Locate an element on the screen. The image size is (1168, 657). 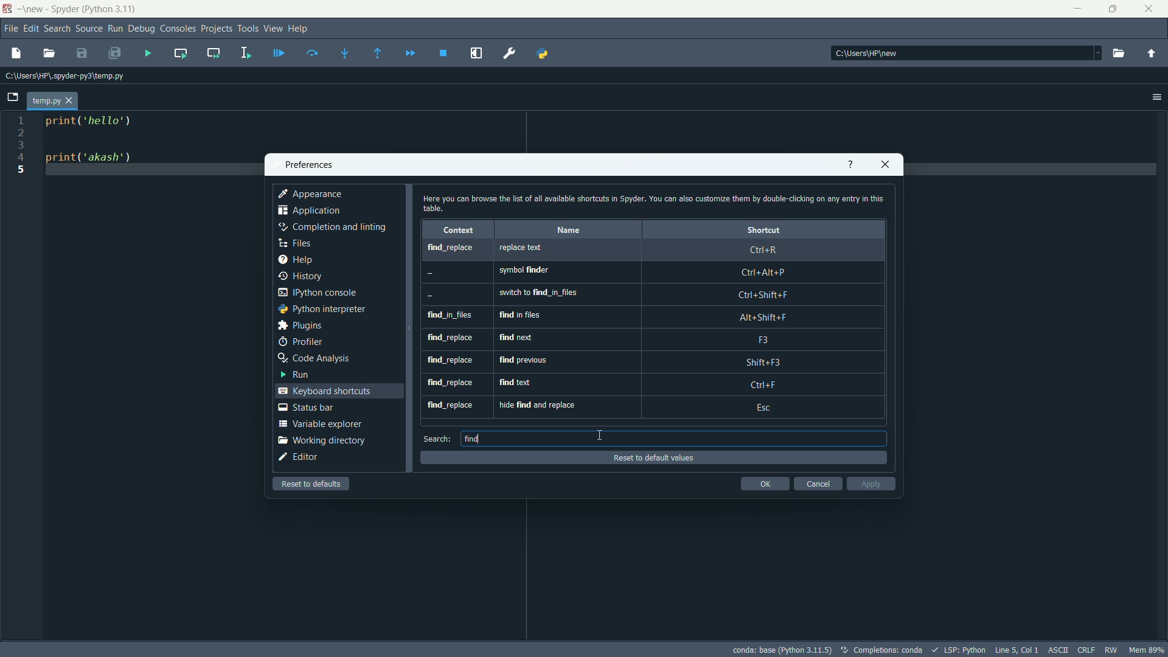
CRLF is located at coordinates (1085, 648).